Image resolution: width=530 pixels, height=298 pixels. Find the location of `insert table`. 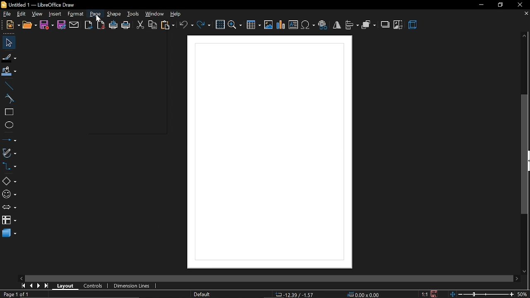

insert table is located at coordinates (253, 25).